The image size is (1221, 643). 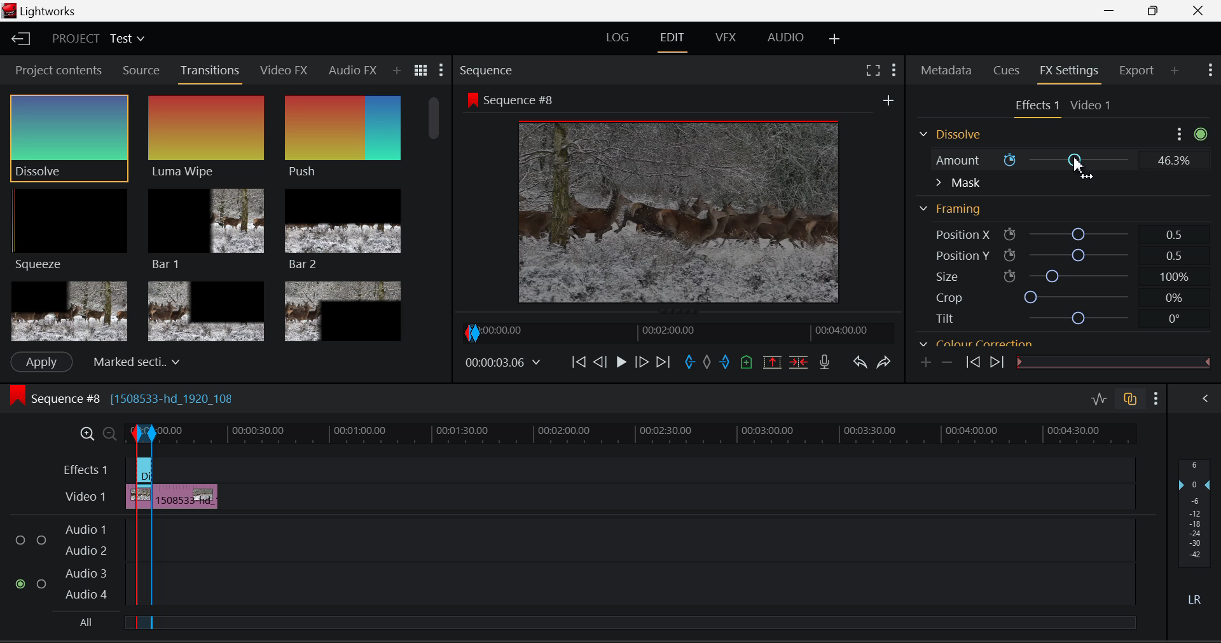 I want to click on Video Paused, so click(x=619, y=363).